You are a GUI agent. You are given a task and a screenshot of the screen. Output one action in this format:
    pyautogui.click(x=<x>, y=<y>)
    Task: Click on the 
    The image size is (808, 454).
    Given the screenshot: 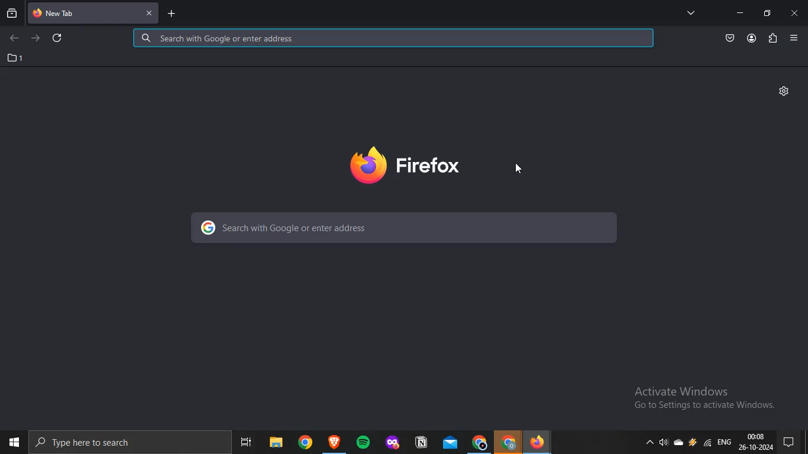 What is the action you would take?
    pyautogui.click(x=305, y=442)
    